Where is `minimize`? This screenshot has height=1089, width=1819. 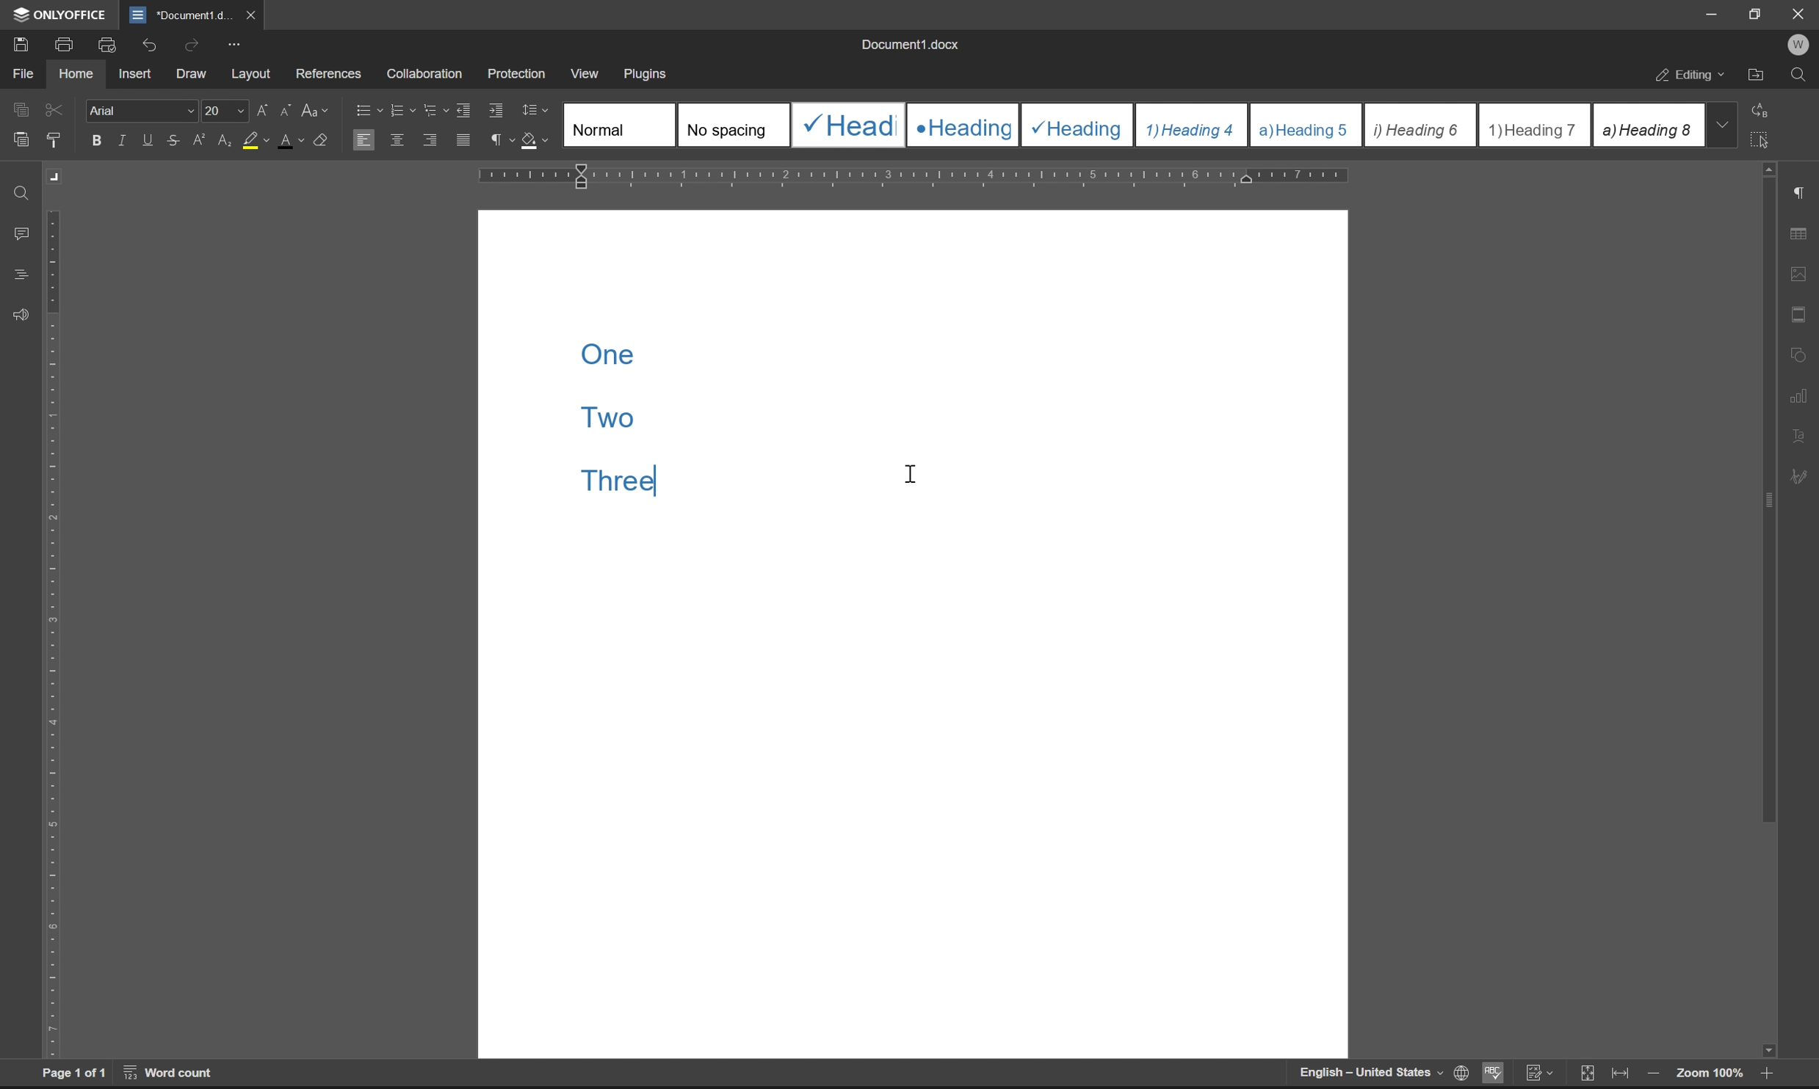 minimize is located at coordinates (1713, 14).